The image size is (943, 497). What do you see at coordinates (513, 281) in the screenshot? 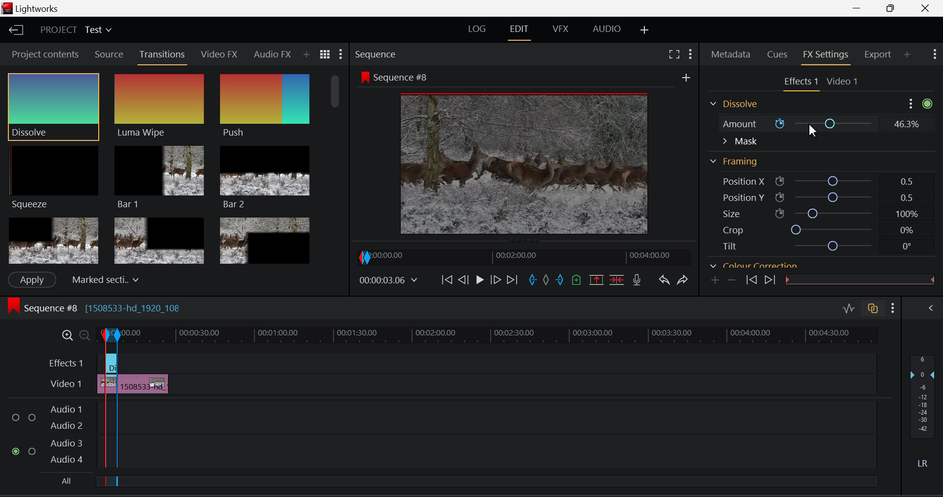
I see `To End` at bounding box center [513, 281].